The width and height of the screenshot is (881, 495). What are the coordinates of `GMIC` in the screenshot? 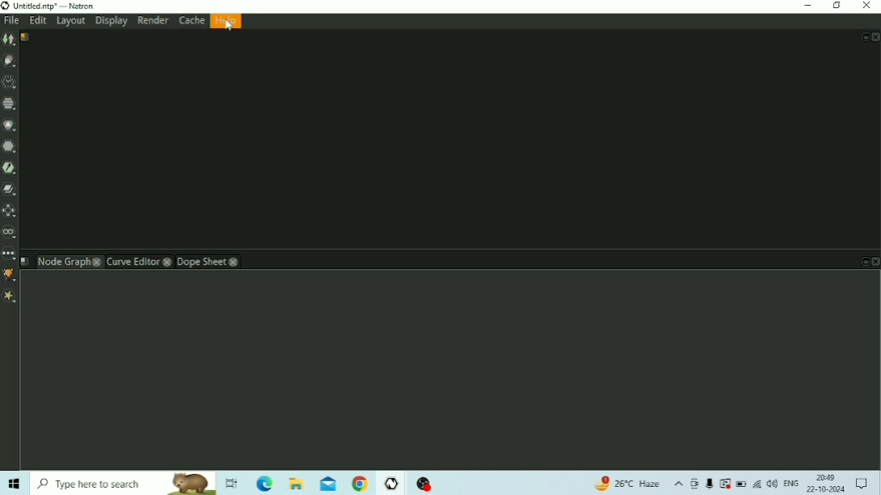 It's located at (9, 275).